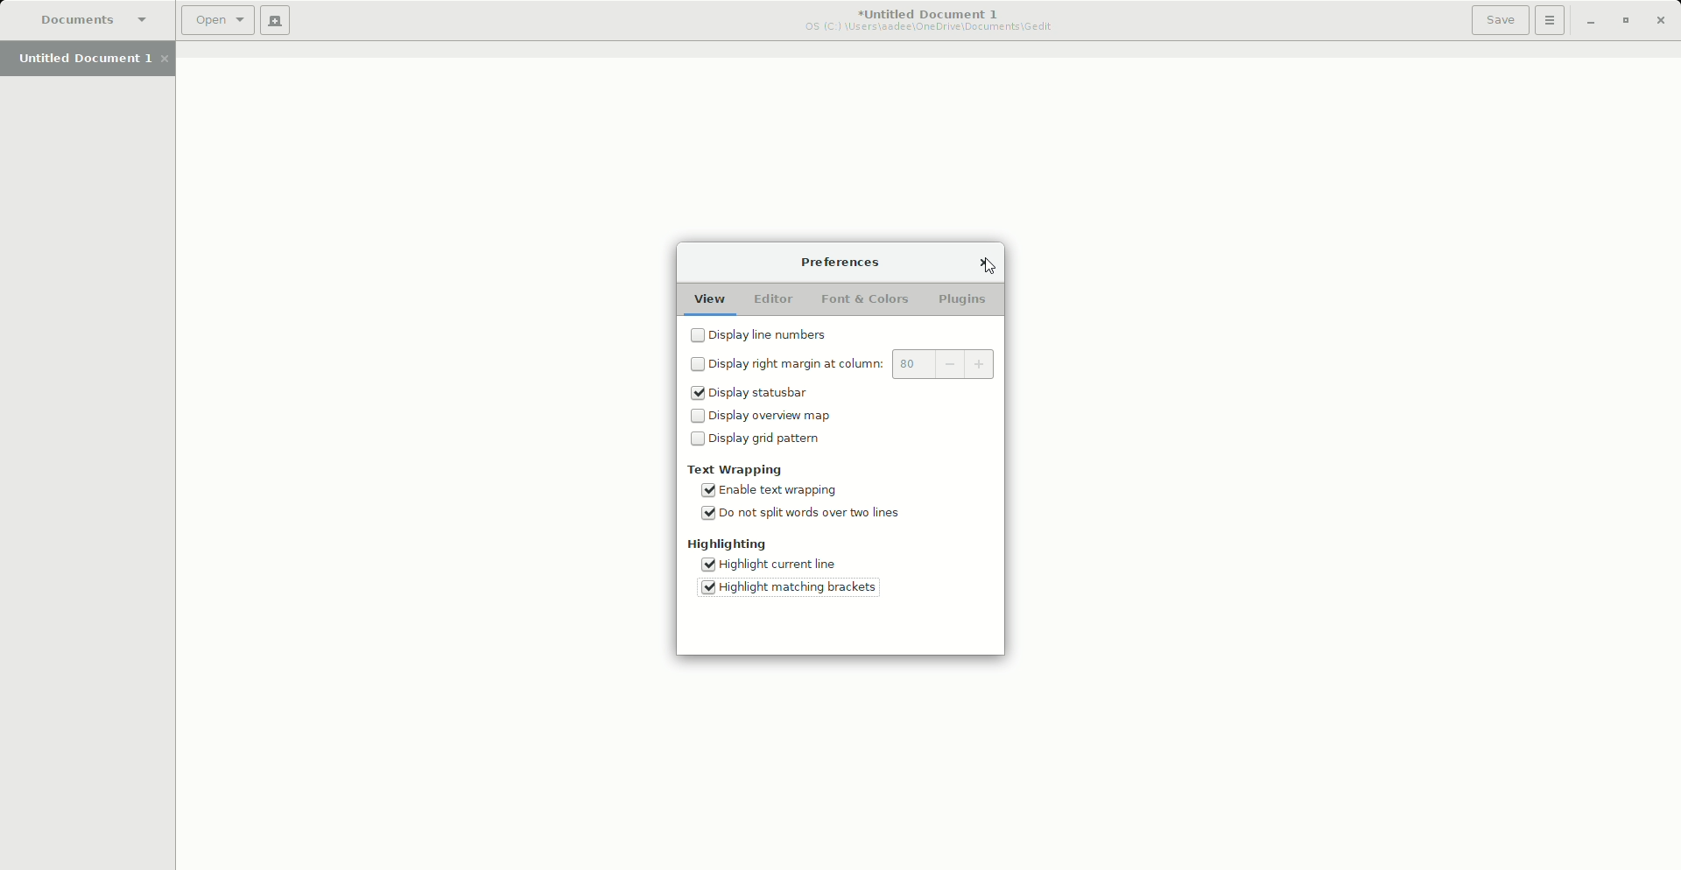 This screenshot has height=870, width=1681. Describe the element at coordinates (214, 23) in the screenshot. I see `Open` at that location.